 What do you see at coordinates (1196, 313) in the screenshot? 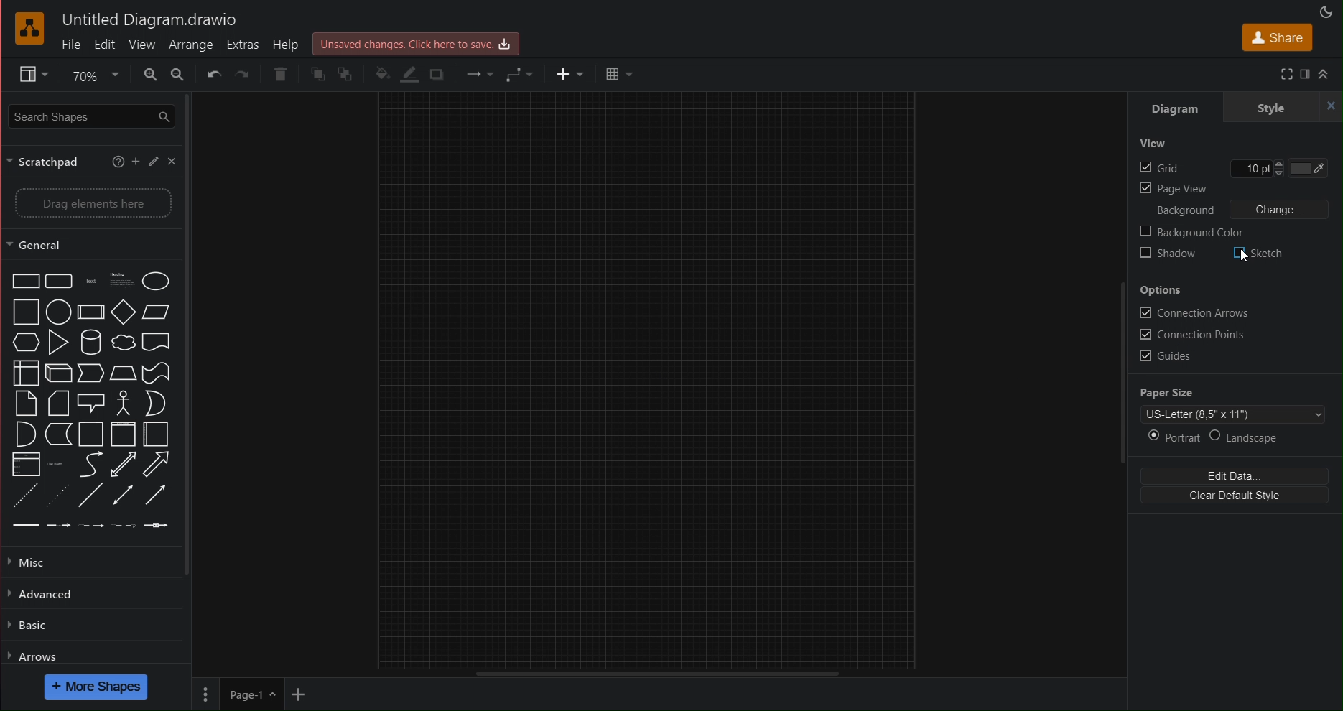
I see `Connection Arrows` at bounding box center [1196, 313].